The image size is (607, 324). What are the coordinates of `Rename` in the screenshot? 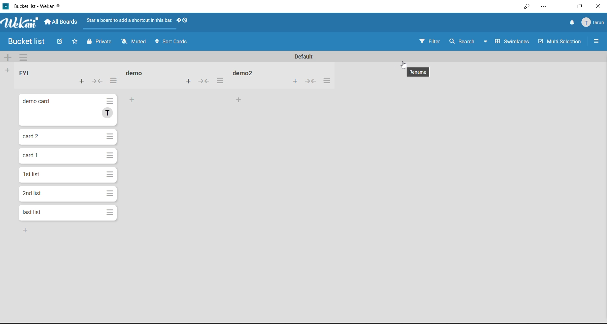 It's located at (418, 73).